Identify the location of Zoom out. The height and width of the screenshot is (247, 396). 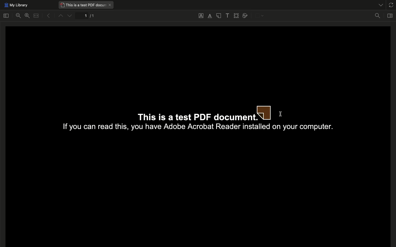
(19, 16).